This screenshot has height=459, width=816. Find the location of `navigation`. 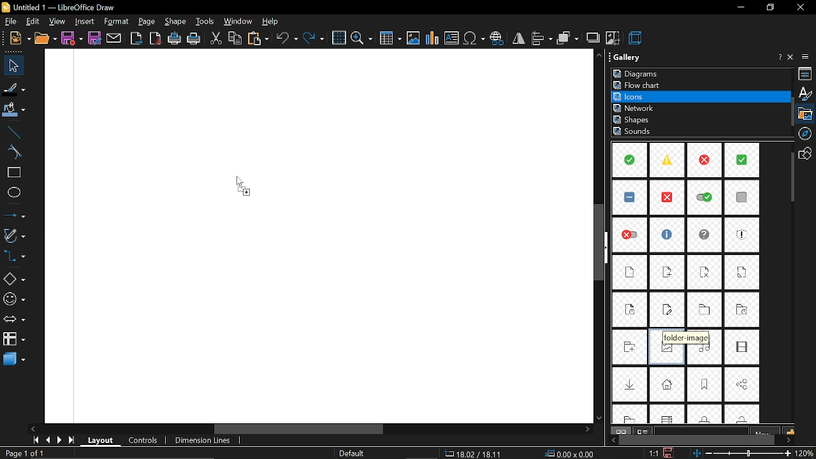

navigation is located at coordinates (807, 133).